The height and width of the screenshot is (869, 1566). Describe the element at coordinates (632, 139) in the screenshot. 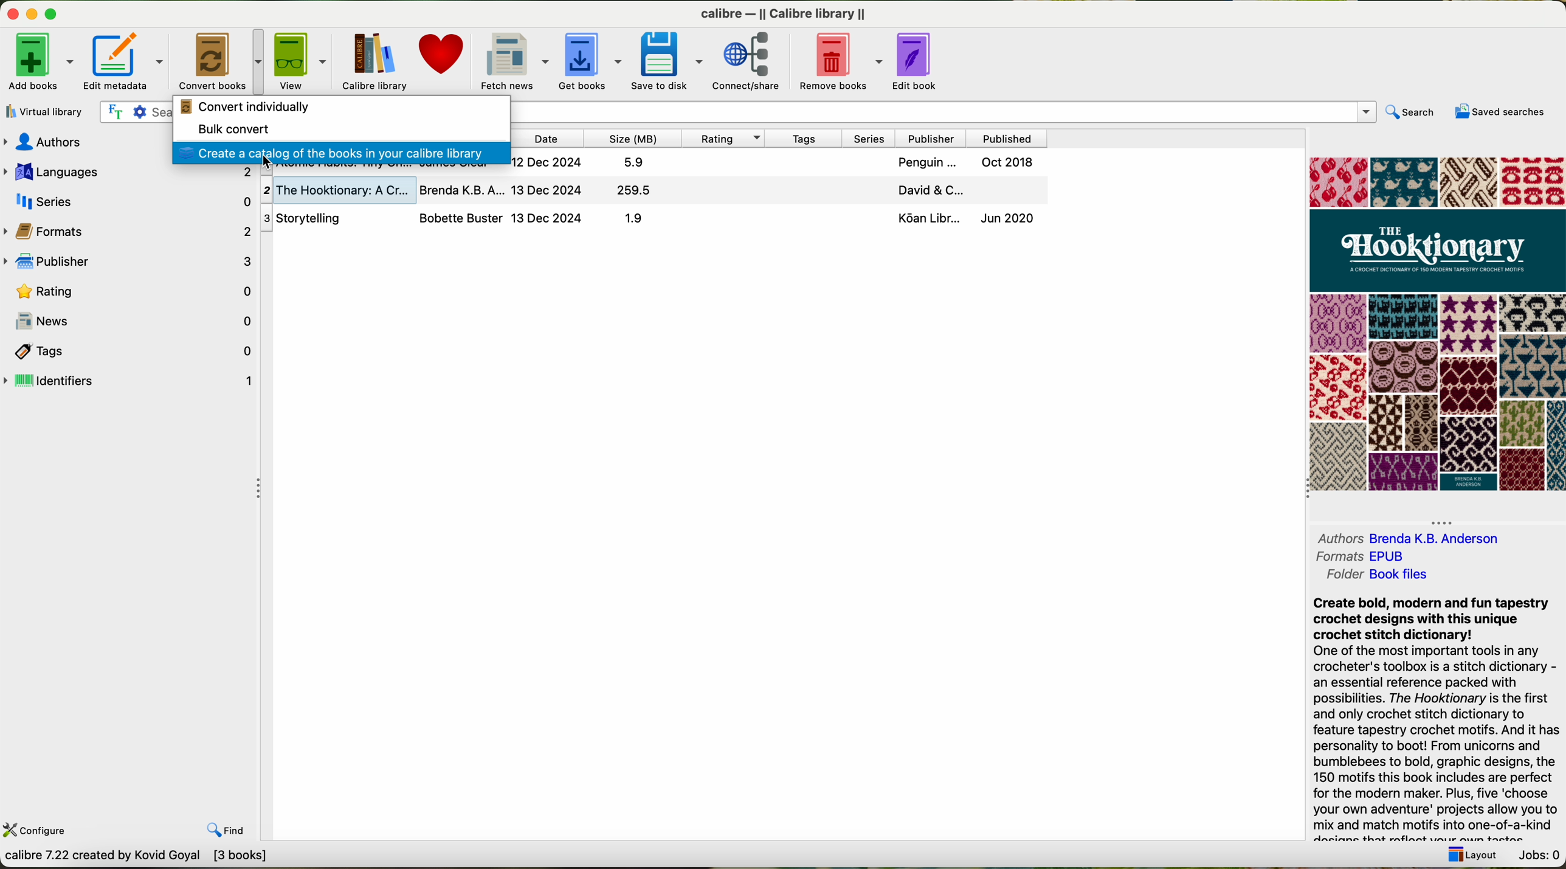

I see `size` at that location.